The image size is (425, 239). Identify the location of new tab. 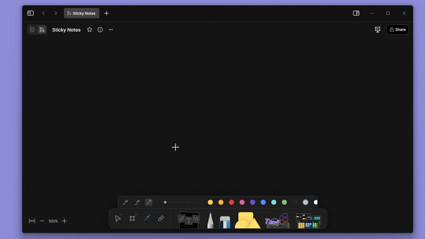
(107, 14).